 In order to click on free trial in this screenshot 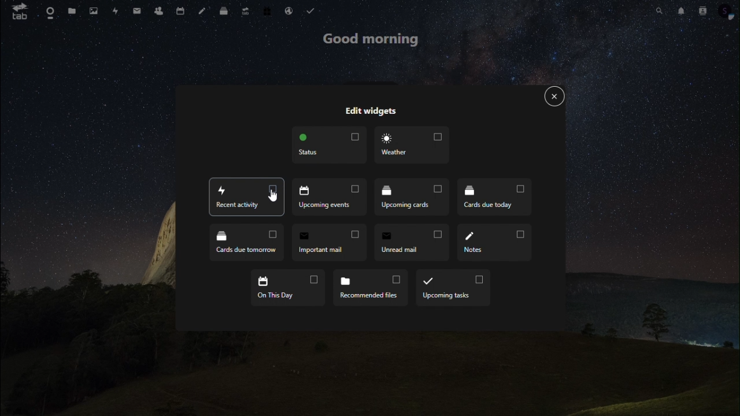, I will do `click(268, 16)`.